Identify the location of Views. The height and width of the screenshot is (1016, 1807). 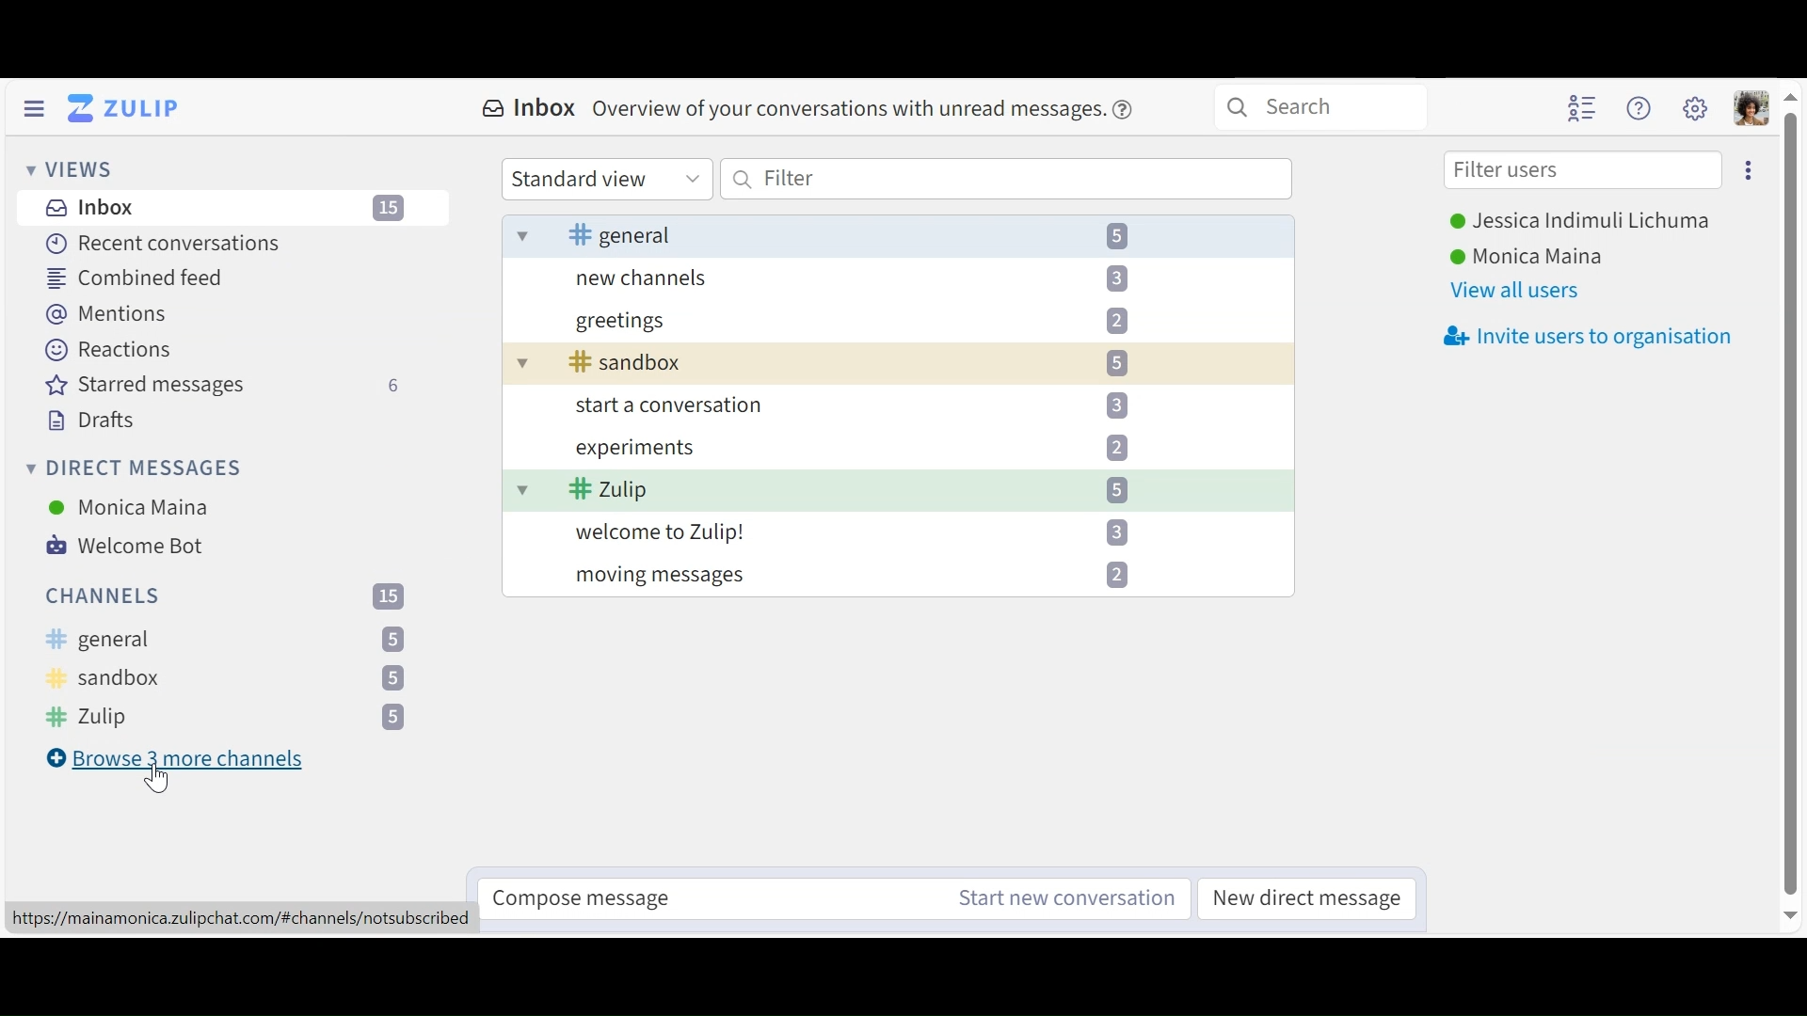
(70, 167).